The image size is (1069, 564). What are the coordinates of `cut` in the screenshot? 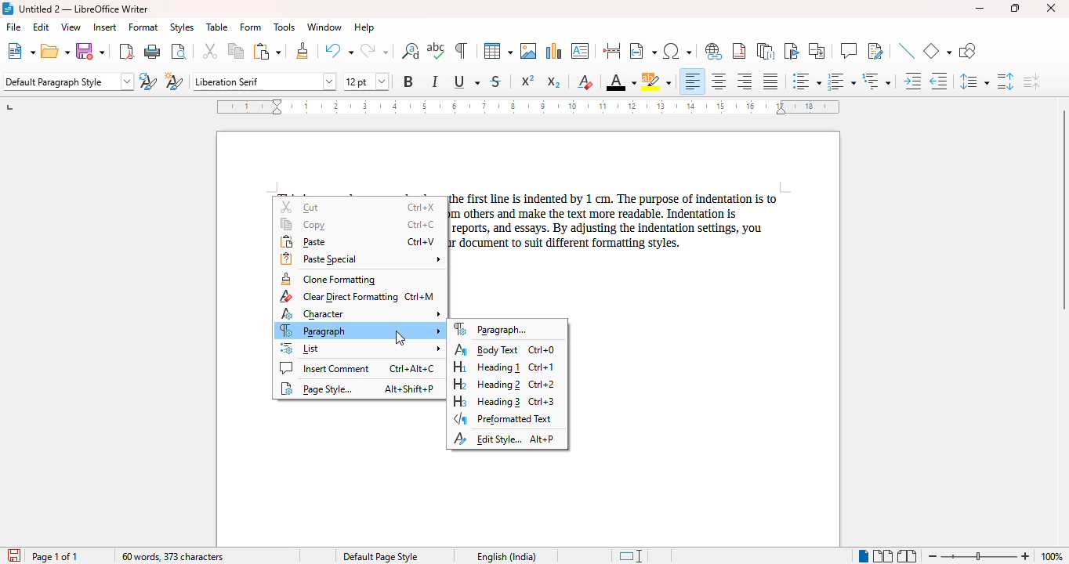 It's located at (211, 51).